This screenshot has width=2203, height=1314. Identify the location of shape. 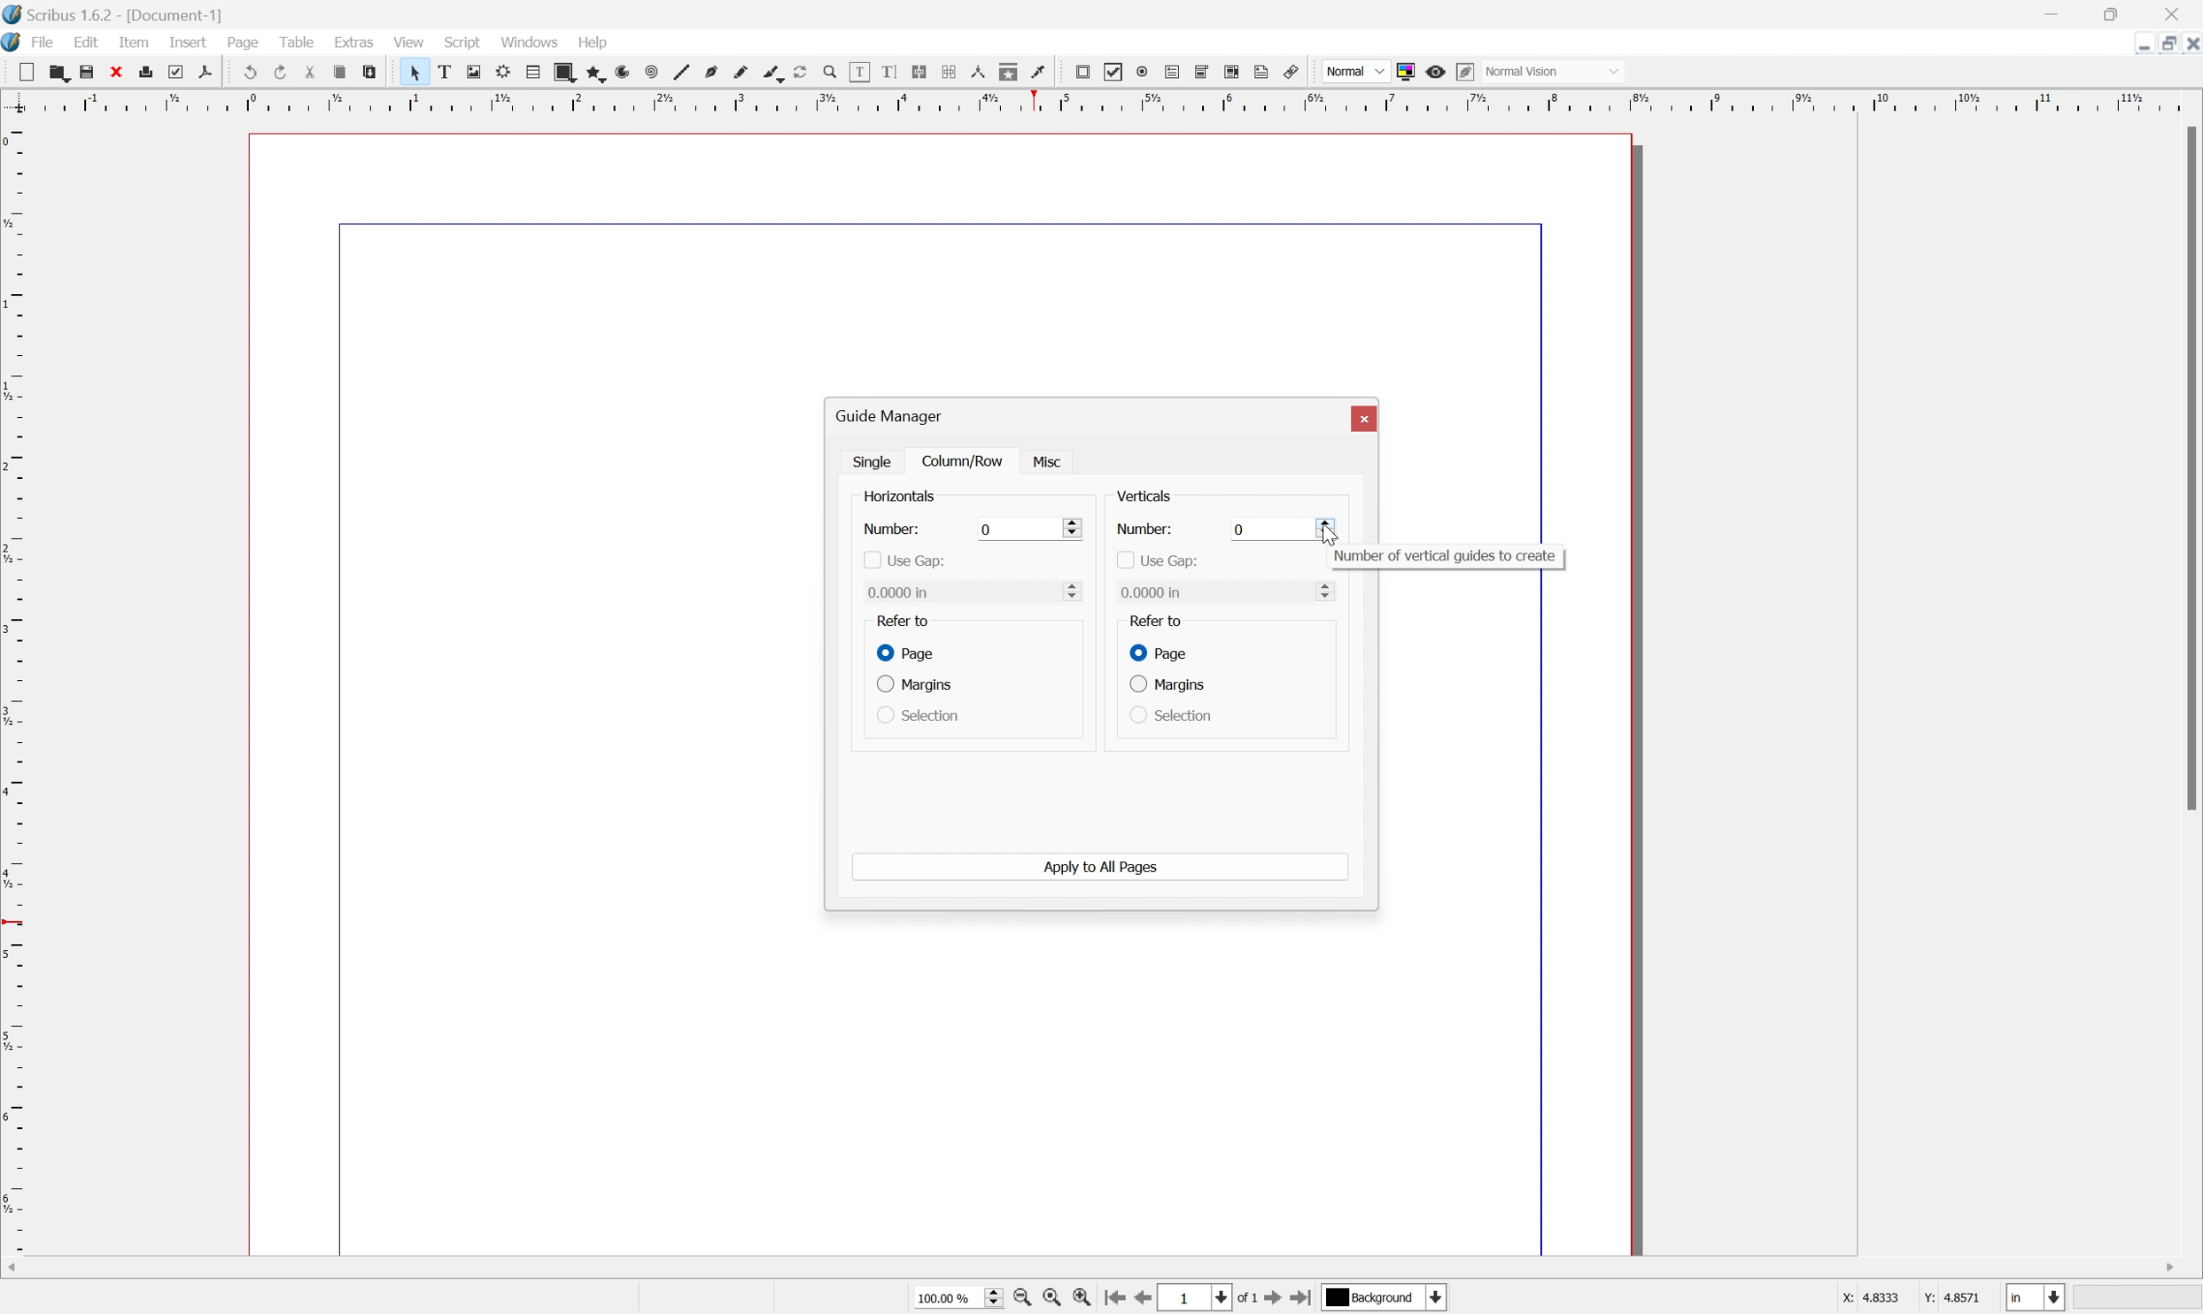
(565, 73).